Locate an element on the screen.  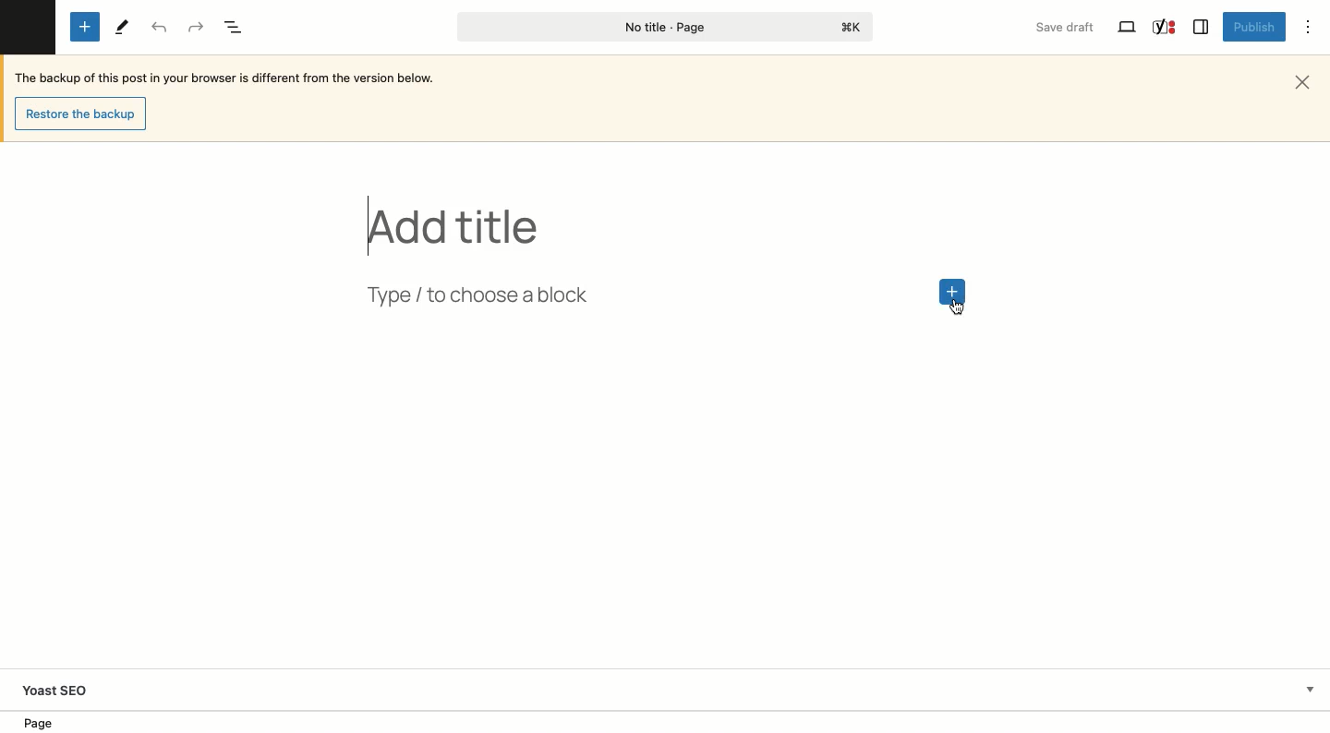
Options  is located at coordinates (1309, 29).